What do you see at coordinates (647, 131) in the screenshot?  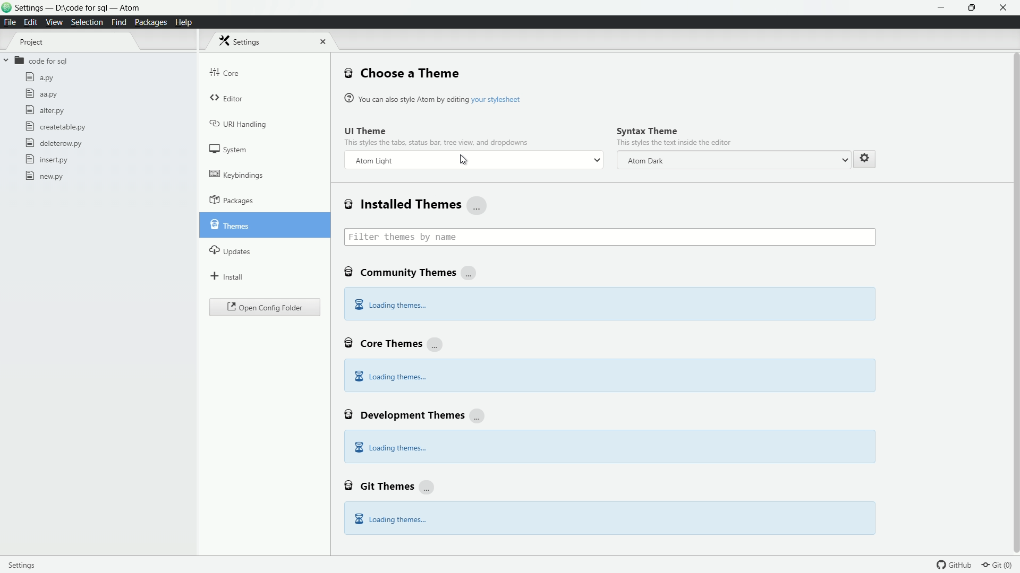 I see `syntax theme` at bounding box center [647, 131].